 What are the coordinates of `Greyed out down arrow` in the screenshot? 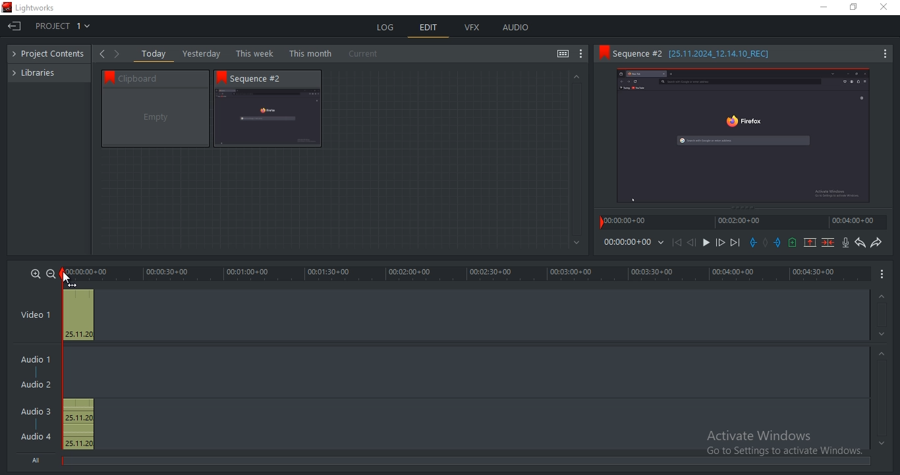 It's located at (577, 243).